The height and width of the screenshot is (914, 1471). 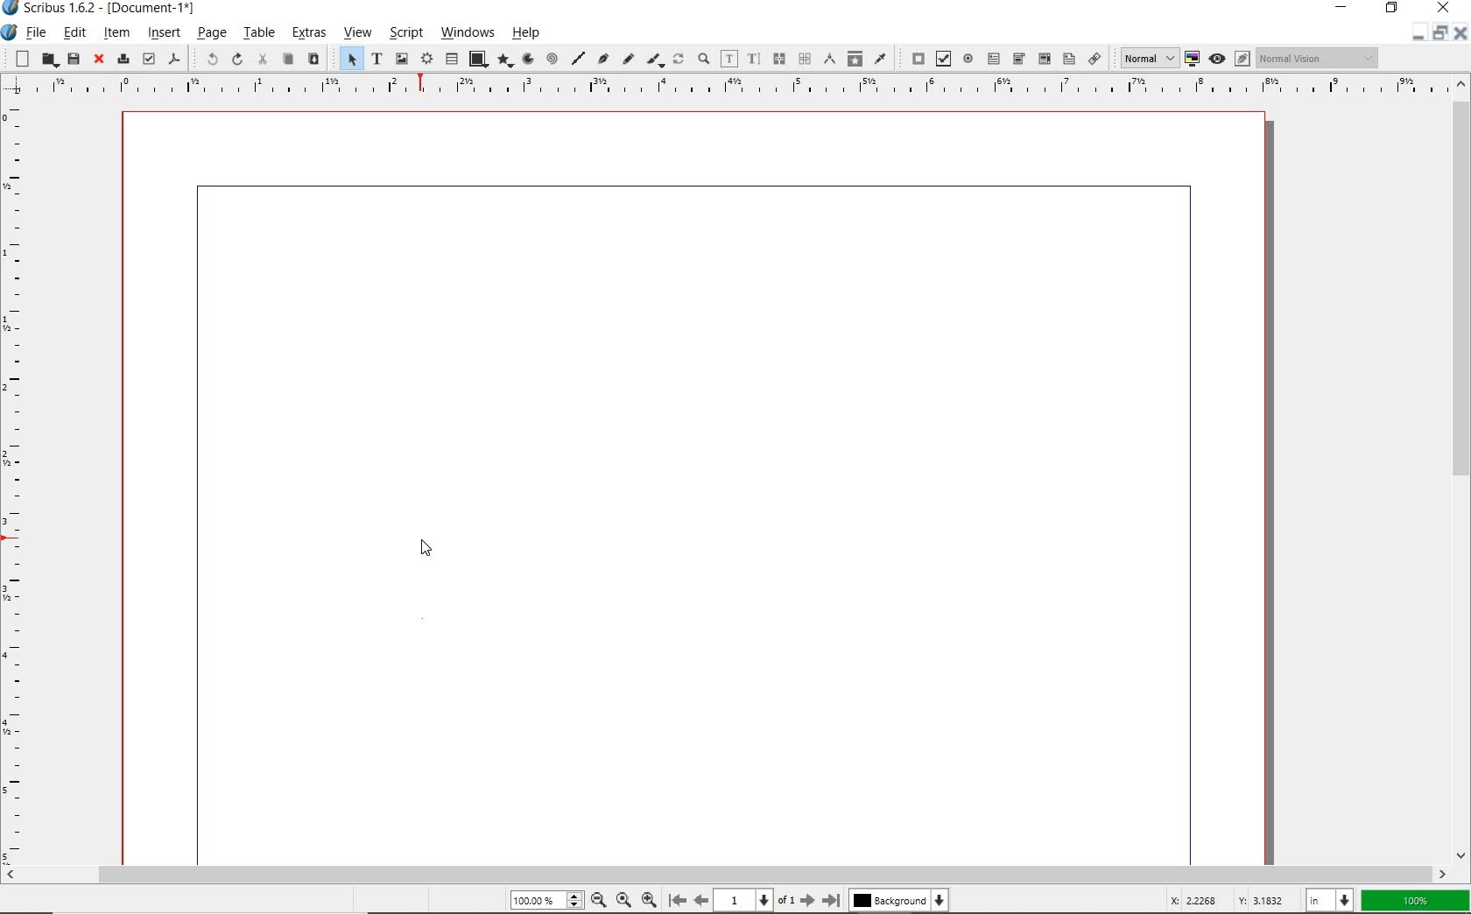 I want to click on eye dropper, so click(x=881, y=58).